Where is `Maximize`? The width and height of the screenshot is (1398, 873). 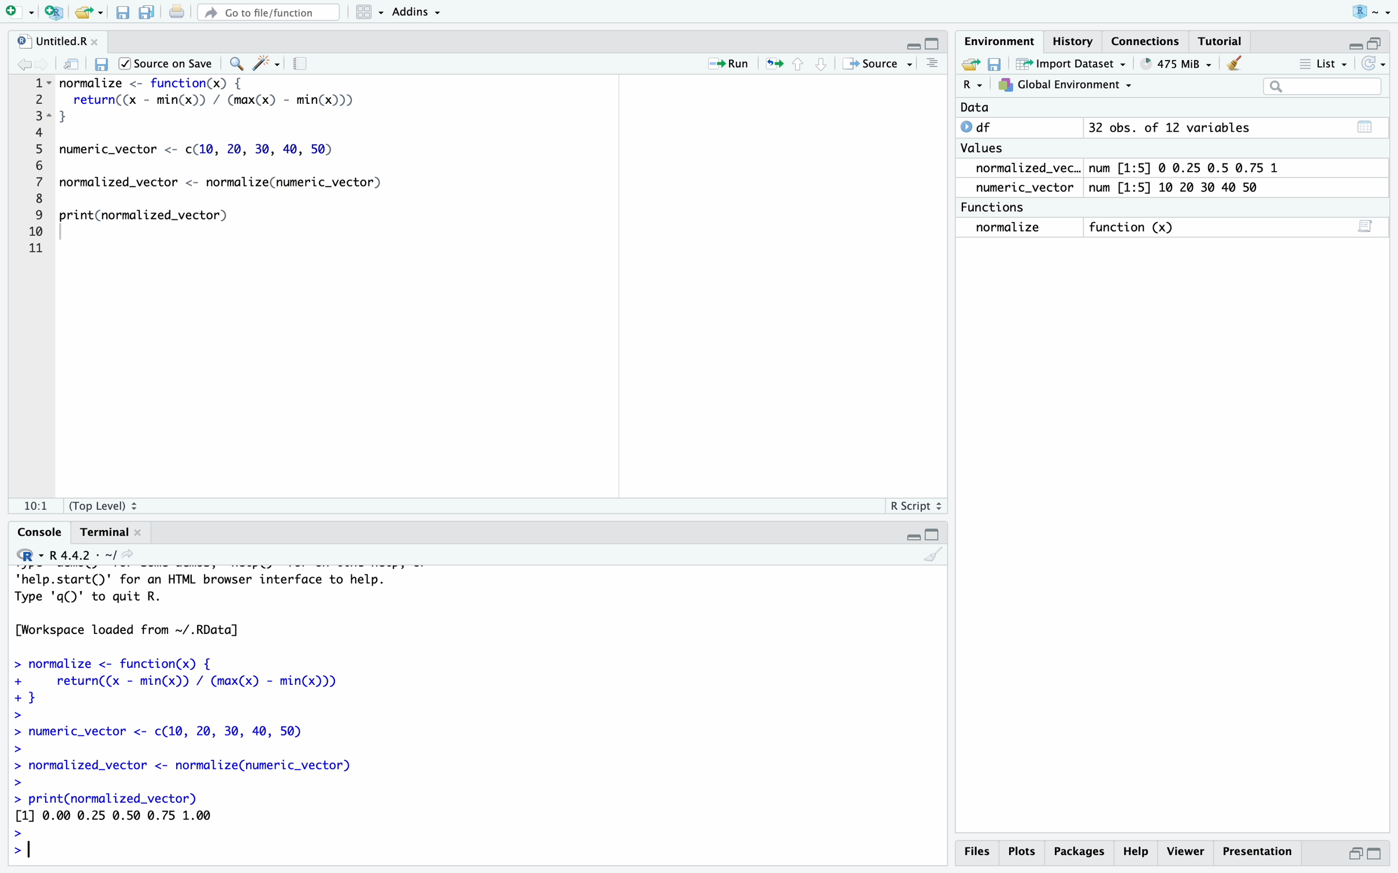
Maximize is located at coordinates (1378, 39).